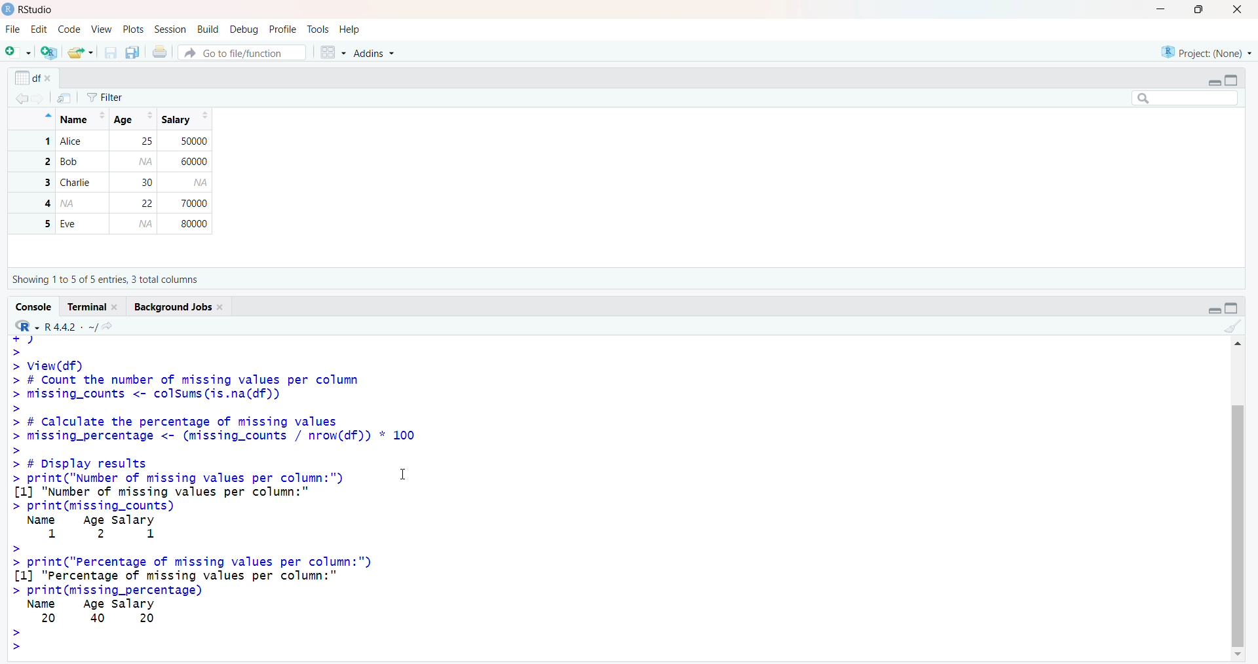 The width and height of the screenshot is (1258, 664). What do you see at coordinates (18, 52) in the screenshot?
I see `New File` at bounding box center [18, 52].